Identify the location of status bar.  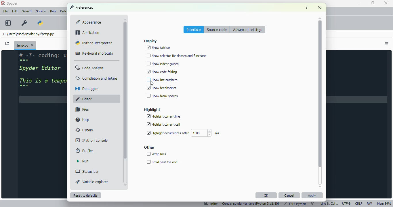
(87, 171).